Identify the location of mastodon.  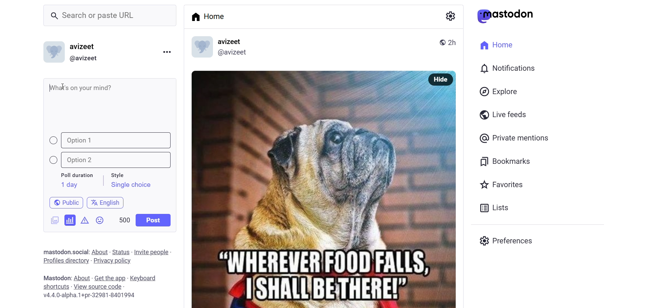
(55, 251).